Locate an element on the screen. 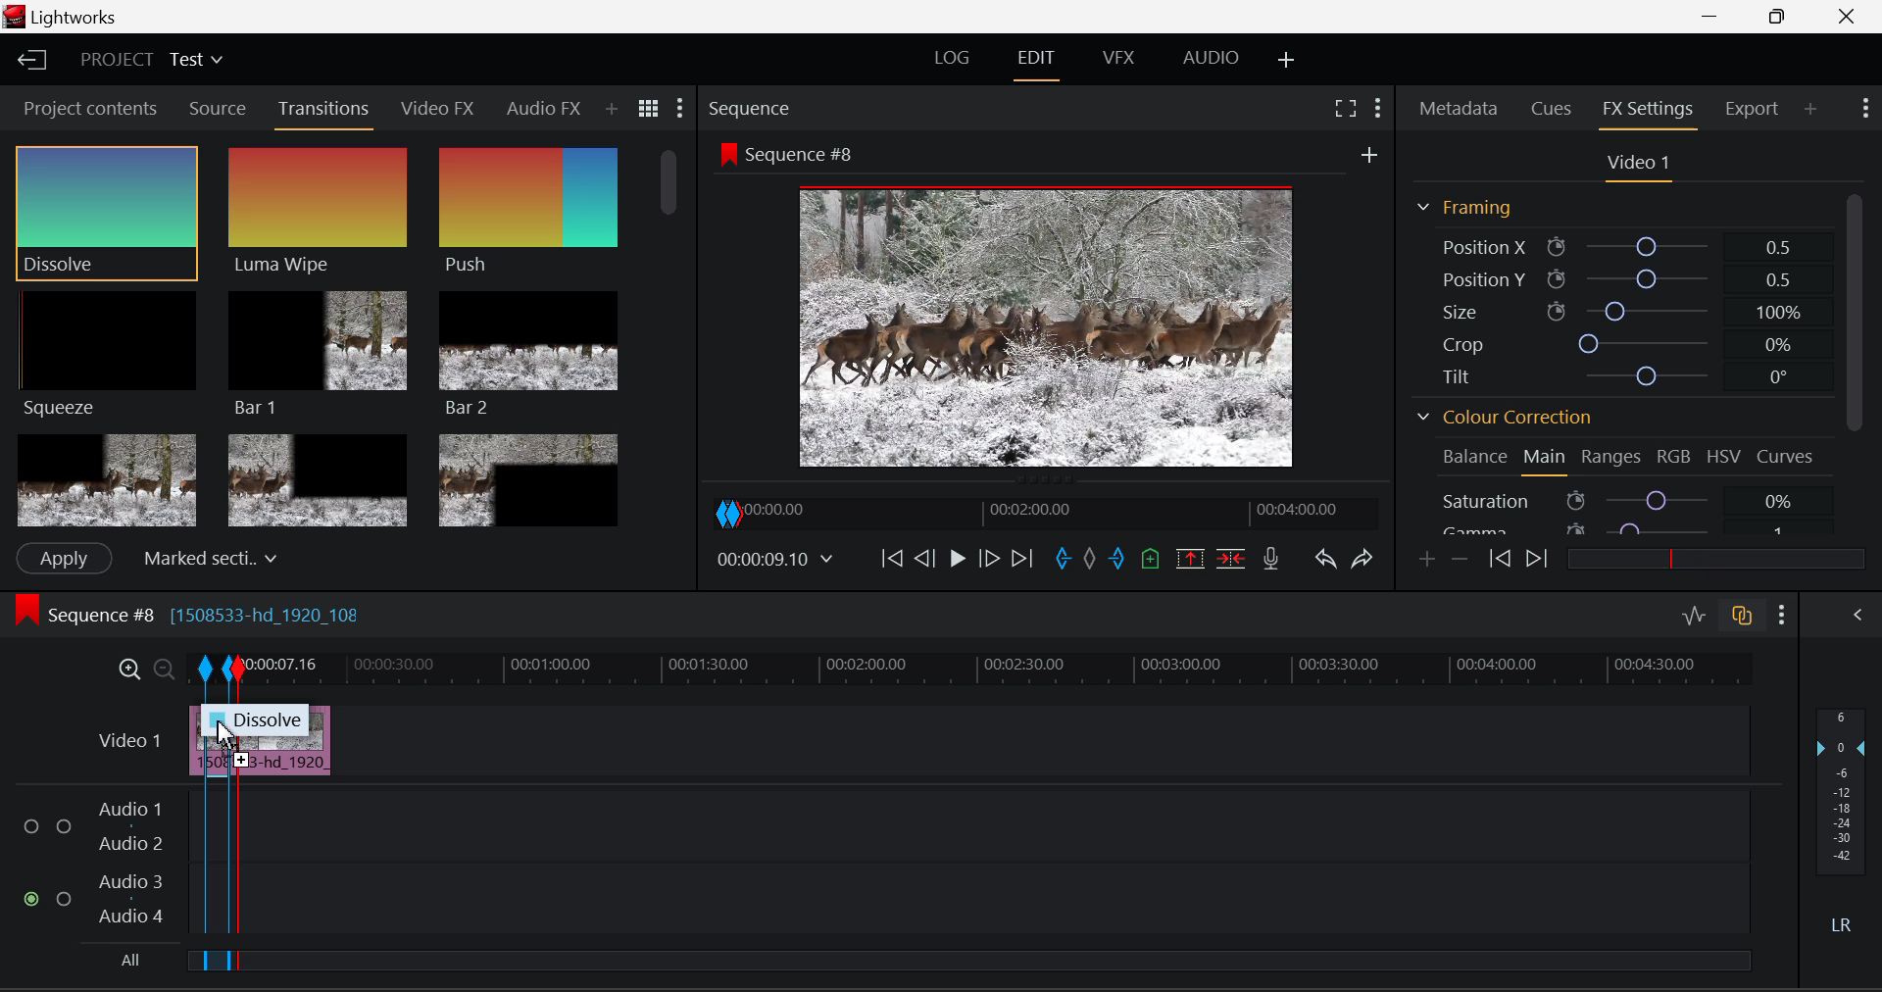 This screenshot has width=1882, height=992. Add keyframes is located at coordinates (1428, 560).